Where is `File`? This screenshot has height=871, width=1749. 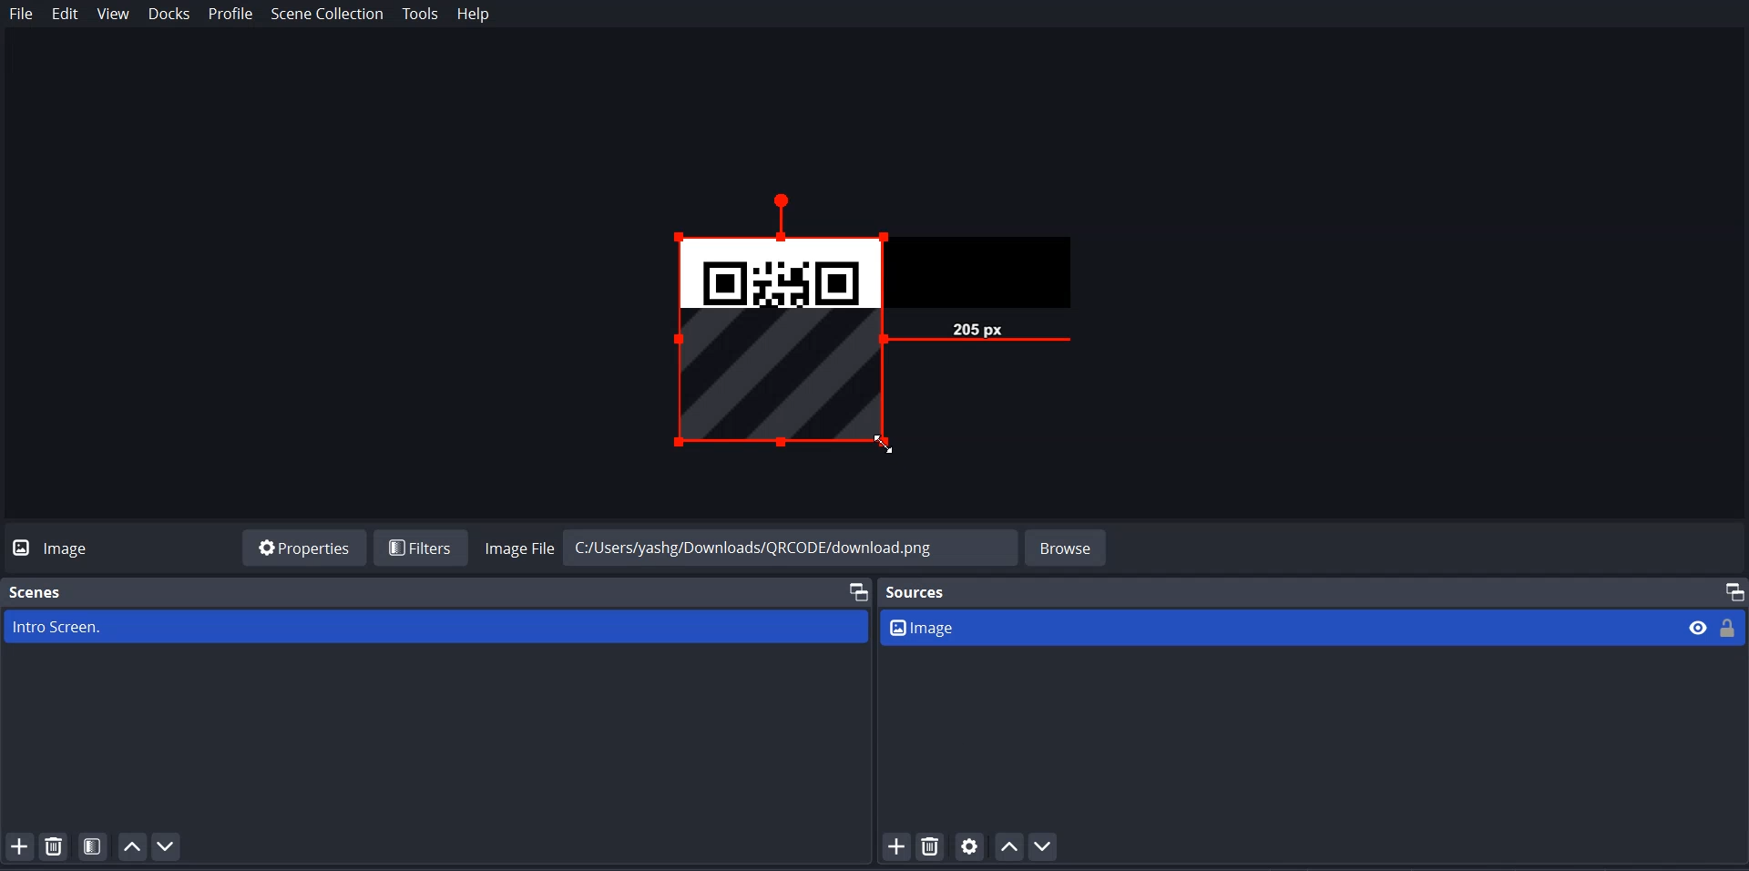 File is located at coordinates (21, 15).